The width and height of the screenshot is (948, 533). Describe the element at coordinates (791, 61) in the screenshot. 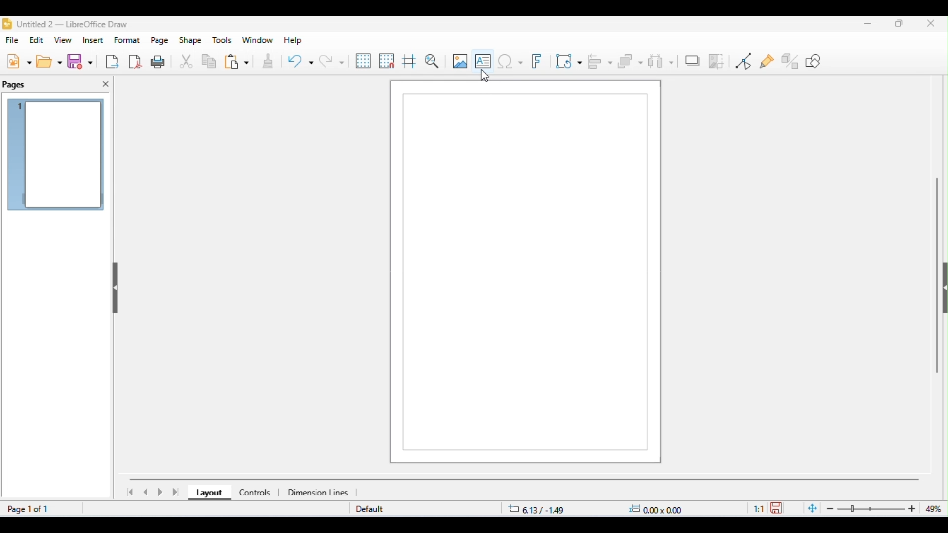

I see `show extrusion` at that location.